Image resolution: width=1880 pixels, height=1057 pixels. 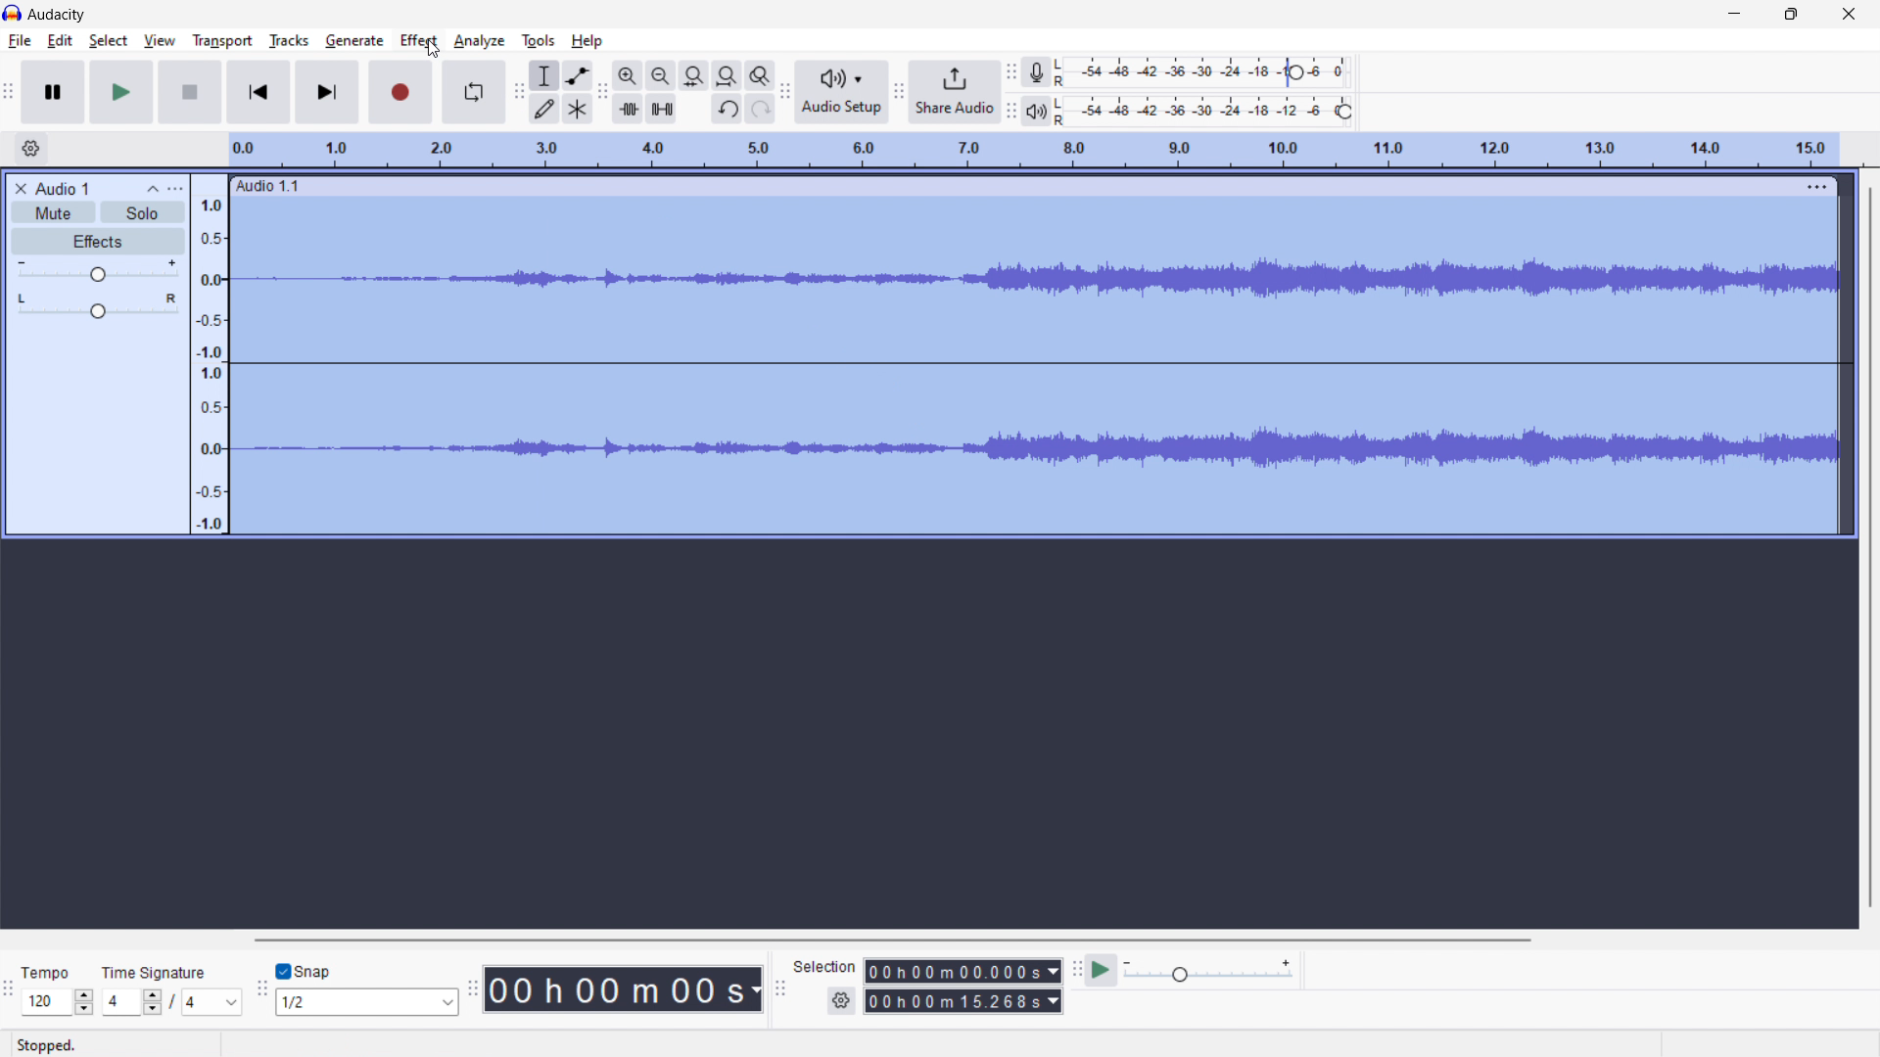 I want to click on menu, so click(x=1814, y=187).